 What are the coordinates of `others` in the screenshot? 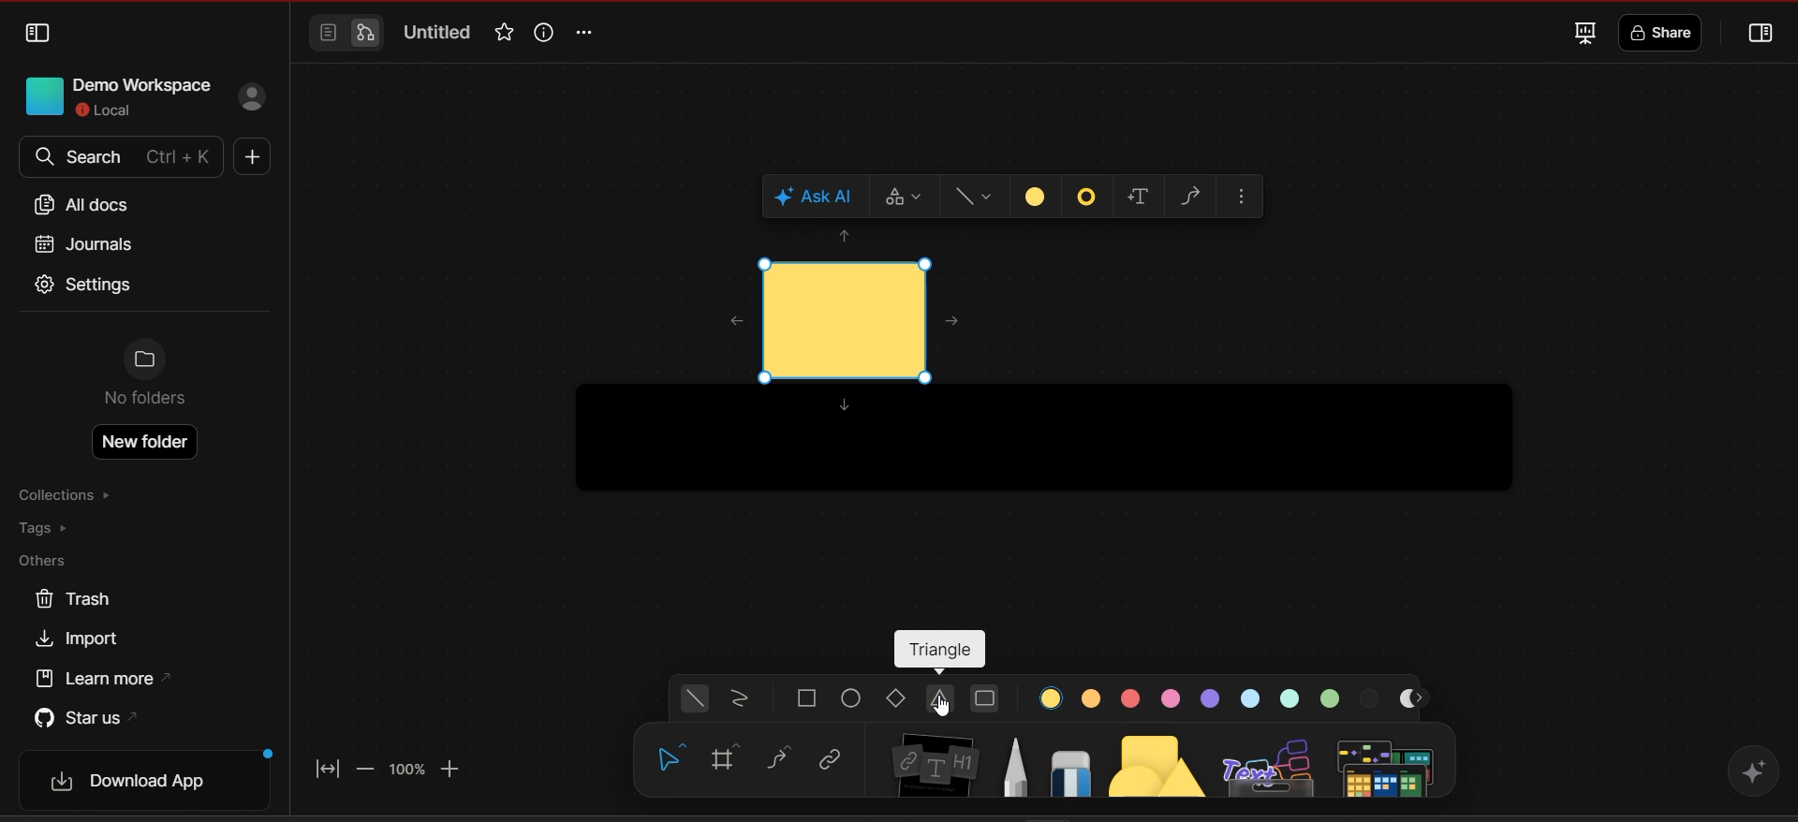 It's located at (52, 562).